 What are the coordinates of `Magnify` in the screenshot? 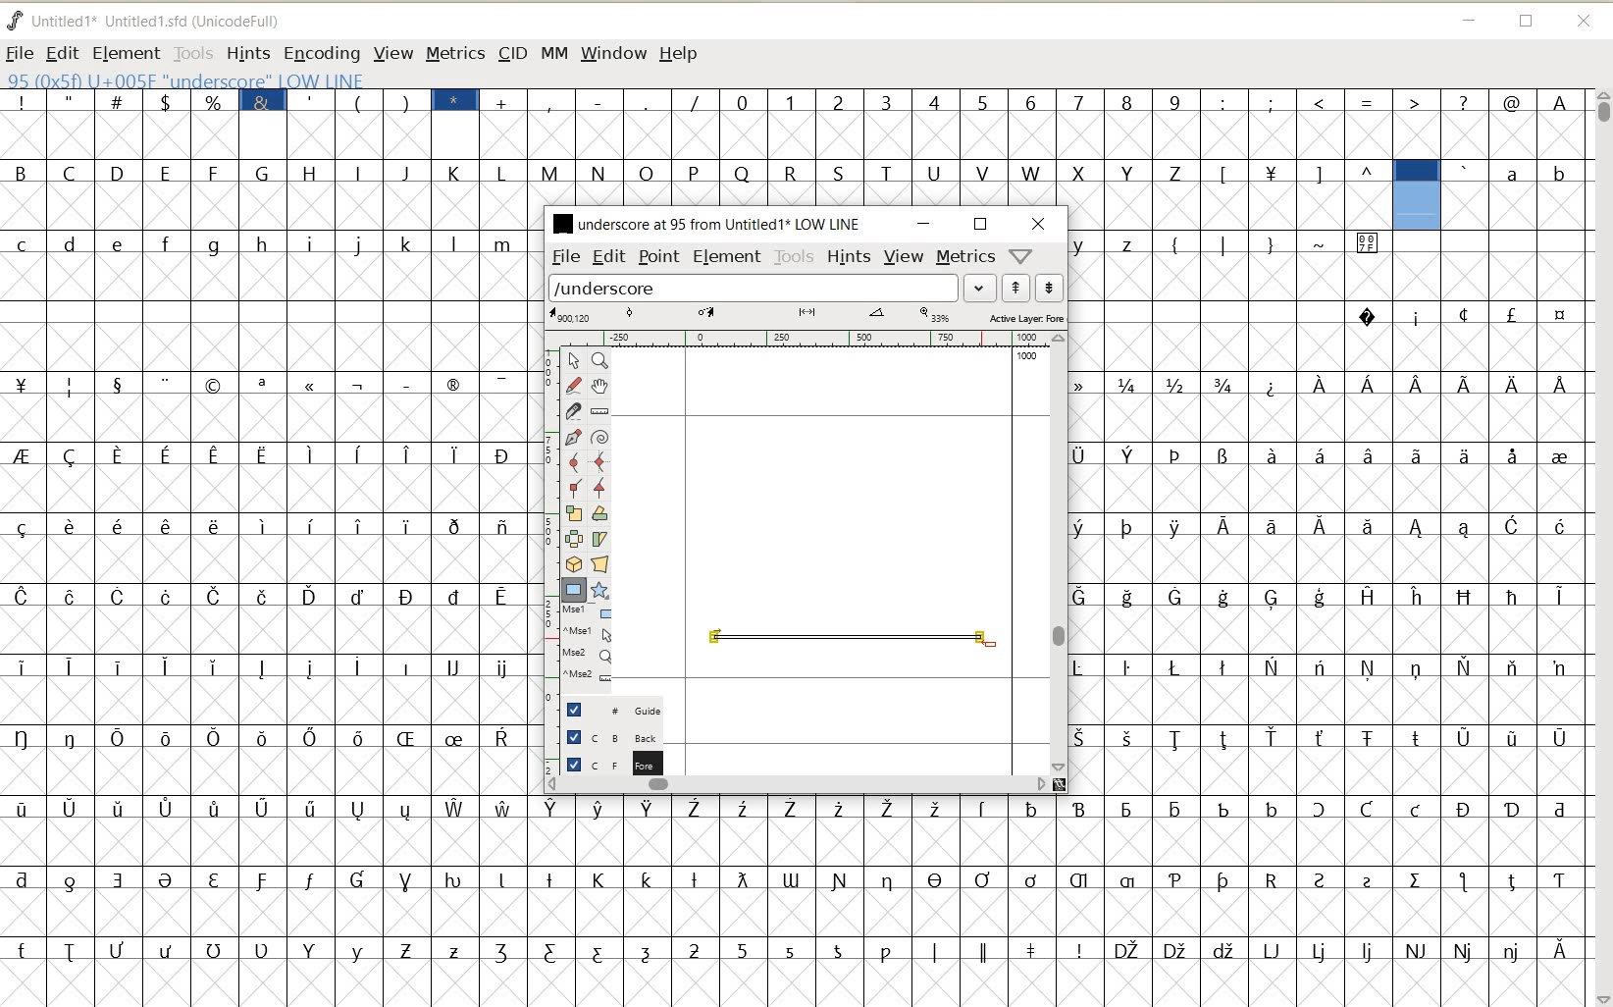 It's located at (598, 360).